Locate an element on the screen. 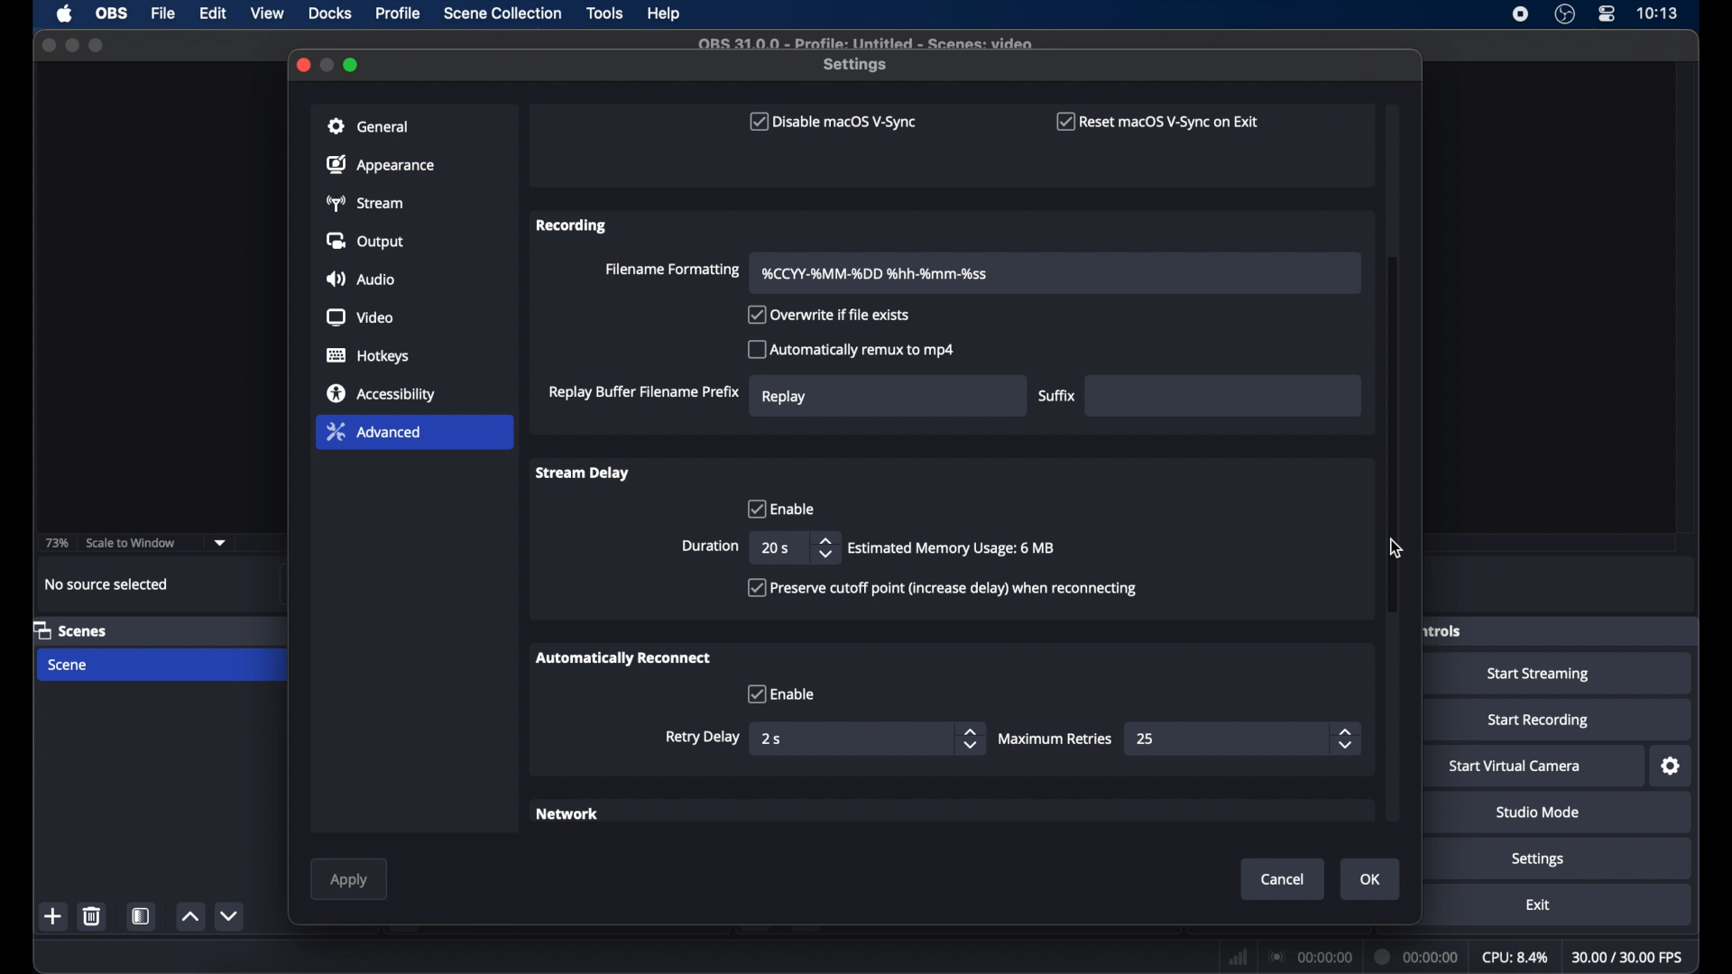 The height and width of the screenshot is (974, 1732). Filename format is located at coordinates (877, 273).